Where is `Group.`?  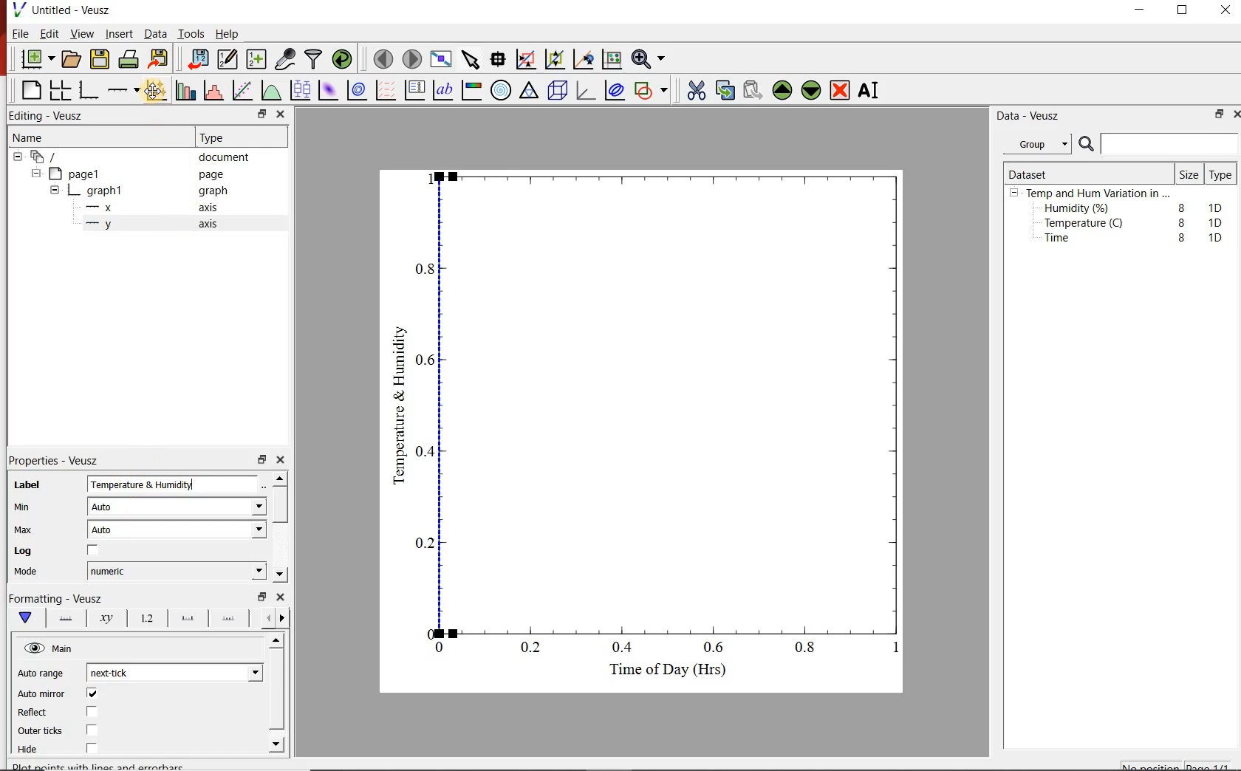
Group. is located at coordinates (1040, 141).